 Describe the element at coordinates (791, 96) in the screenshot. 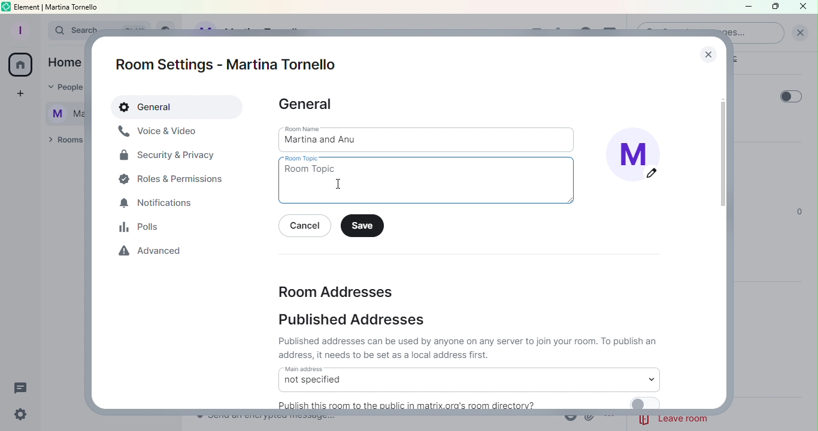

I see `Toggle` at that location.